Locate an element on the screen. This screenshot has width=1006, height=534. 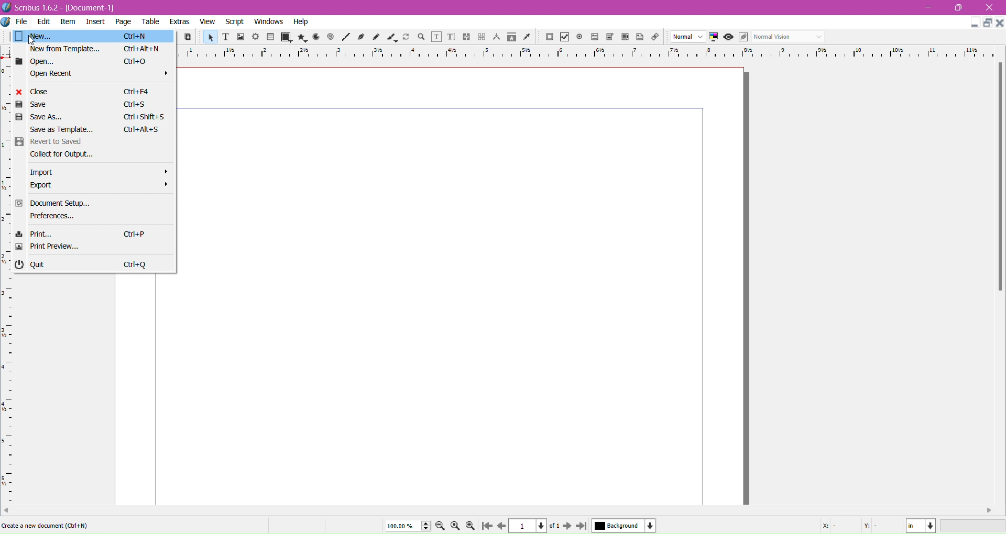
top scale is located at coordinates (588, 53).